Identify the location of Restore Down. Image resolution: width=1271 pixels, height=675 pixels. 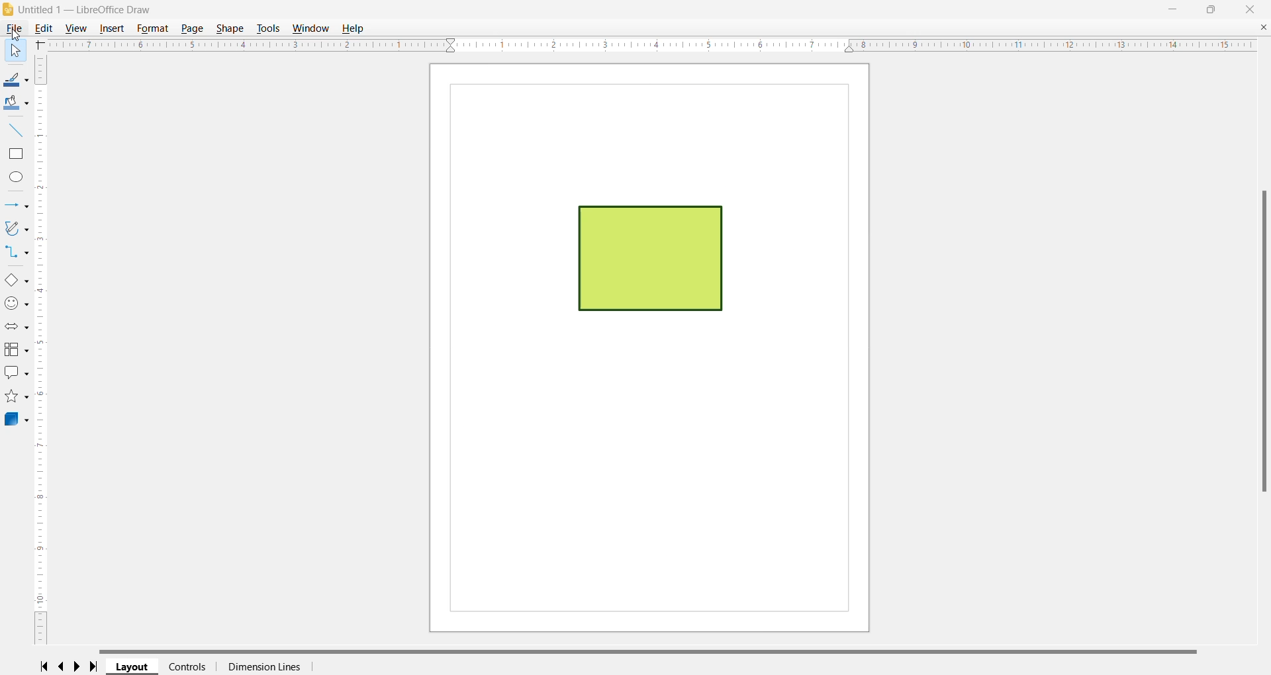
(1211, 8).